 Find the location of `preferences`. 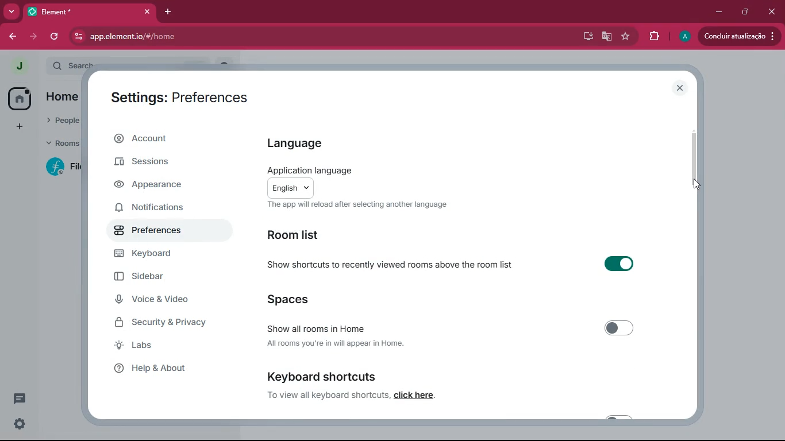

preferences is located at coordinates (157, 233).